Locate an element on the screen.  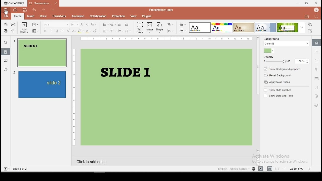
font color is located at coordinates (89, 31).